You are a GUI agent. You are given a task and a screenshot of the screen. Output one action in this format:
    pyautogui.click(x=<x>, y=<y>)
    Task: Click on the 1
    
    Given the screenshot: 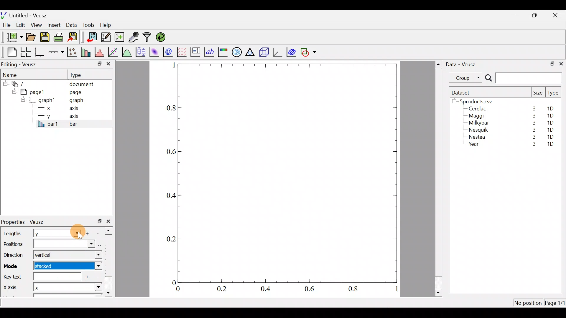 What is the action you would take?
    pyautogui.click(x=173, y=65)
    